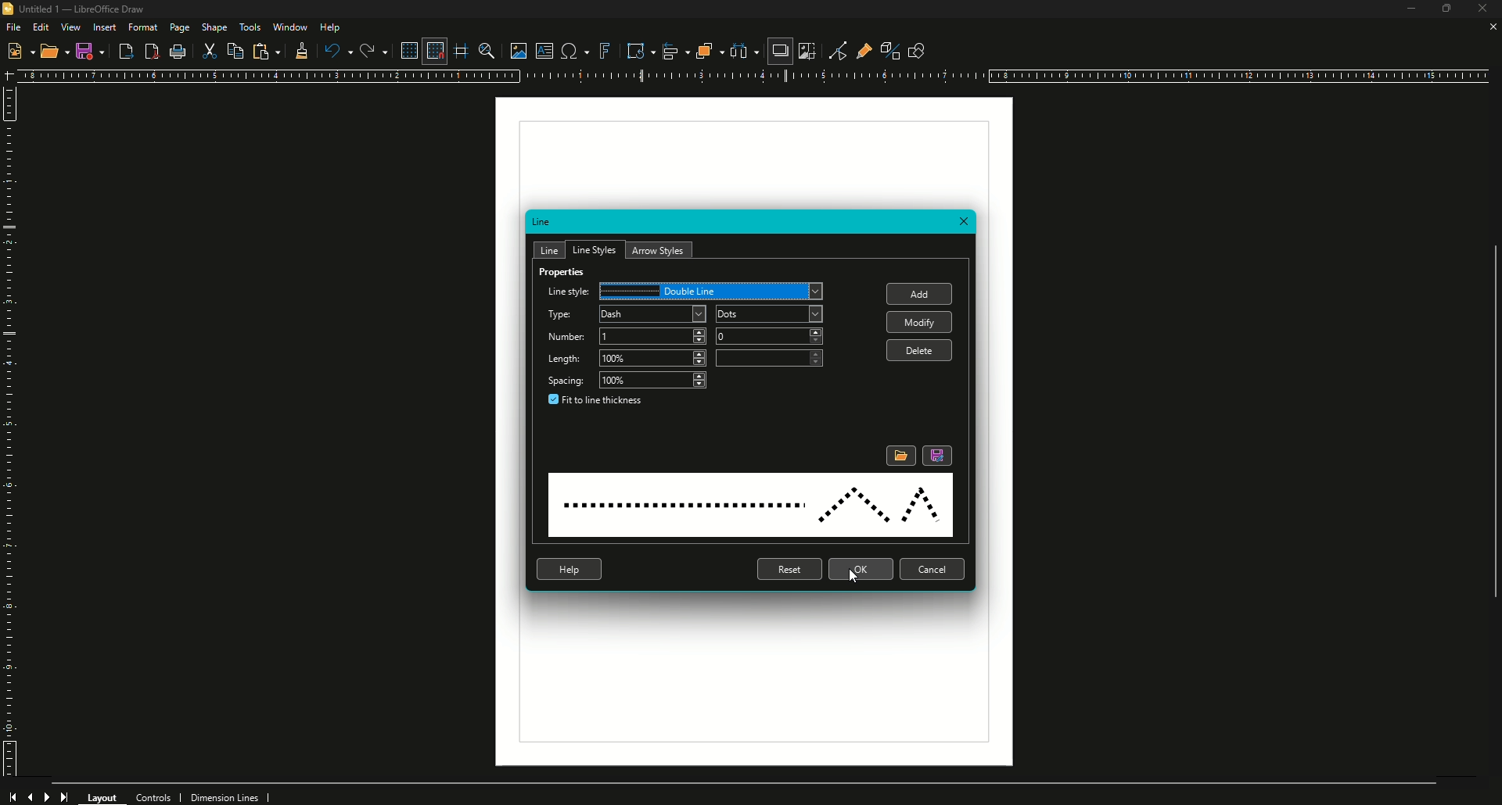 This screenshot has height=805, width=1502. What do you see at coordinates (916, 49) in the screenshot?
I see `Show Draw Function` at bounding box center [916, 49].